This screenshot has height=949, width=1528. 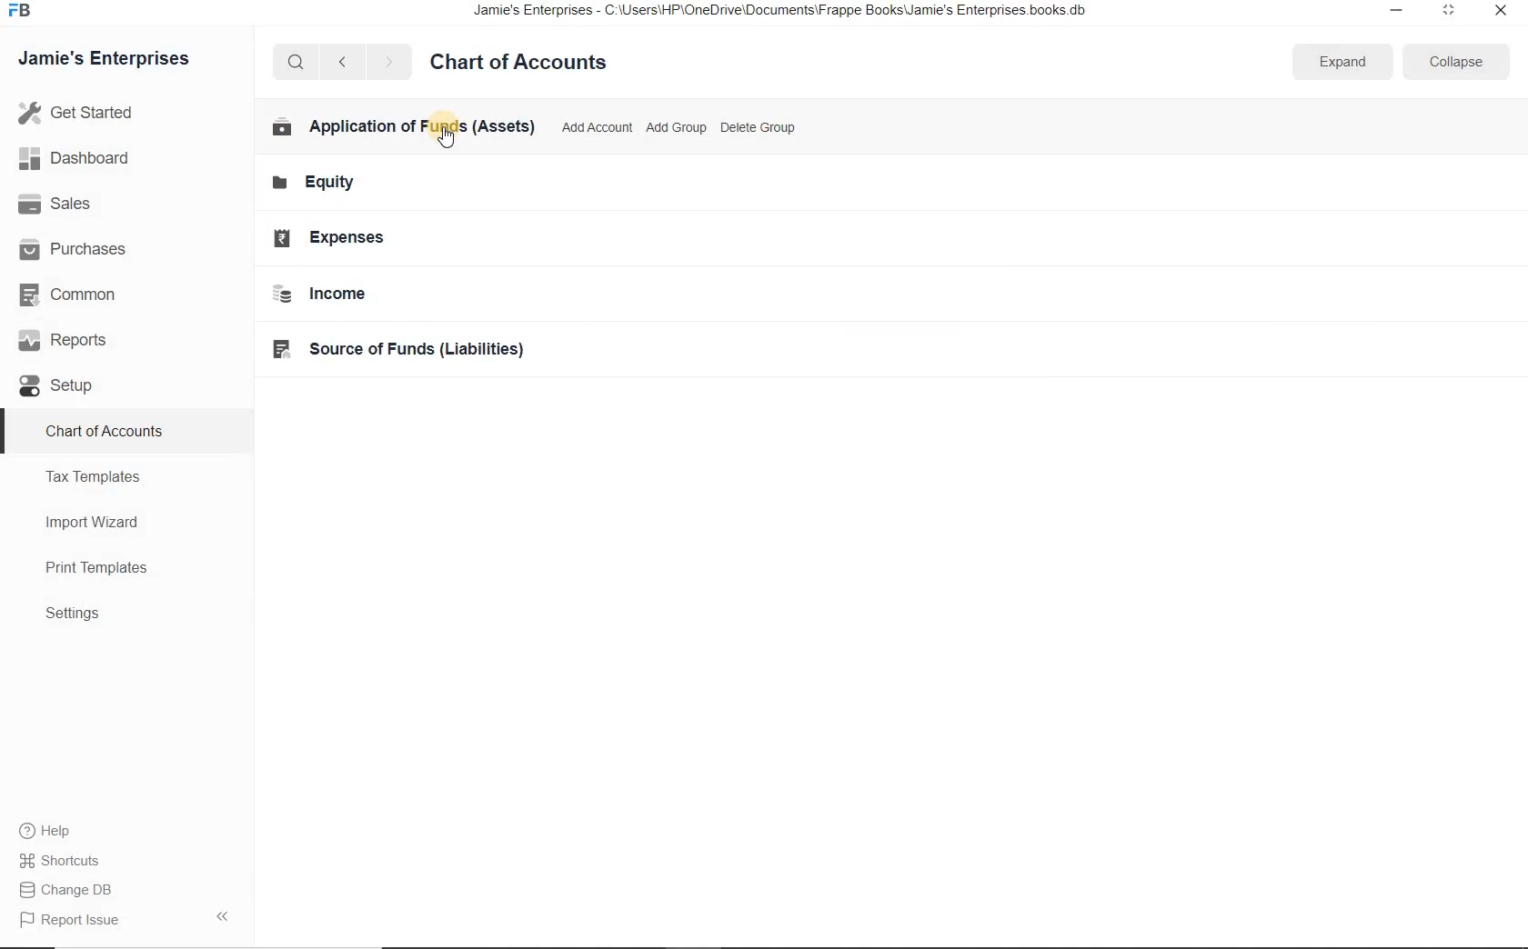 I want to click on Application of Funds (Assets), so click(x=402, y=125).